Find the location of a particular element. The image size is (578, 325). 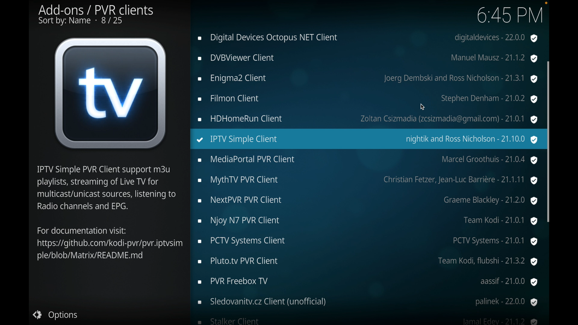

njoy n7 pvr client is located at coordinates (368, 221).